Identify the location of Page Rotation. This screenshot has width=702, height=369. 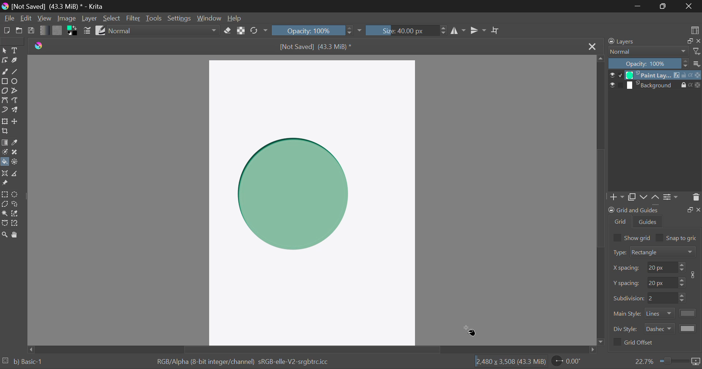
(568, 362).